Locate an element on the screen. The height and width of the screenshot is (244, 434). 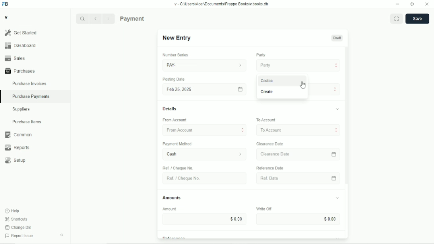
Fob 25,2025 is located at coordinates (203, 89).